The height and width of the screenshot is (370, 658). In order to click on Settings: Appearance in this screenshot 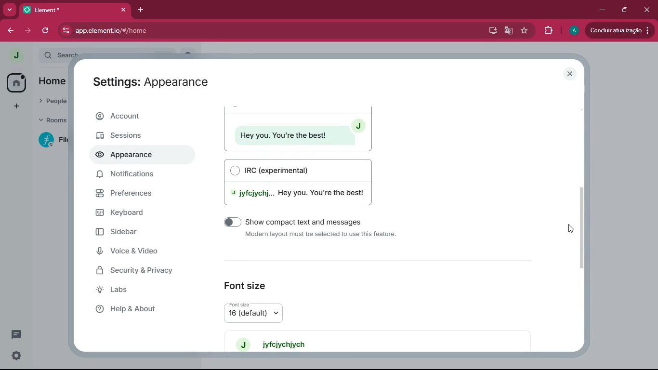, I will do `click(149, 82)`.